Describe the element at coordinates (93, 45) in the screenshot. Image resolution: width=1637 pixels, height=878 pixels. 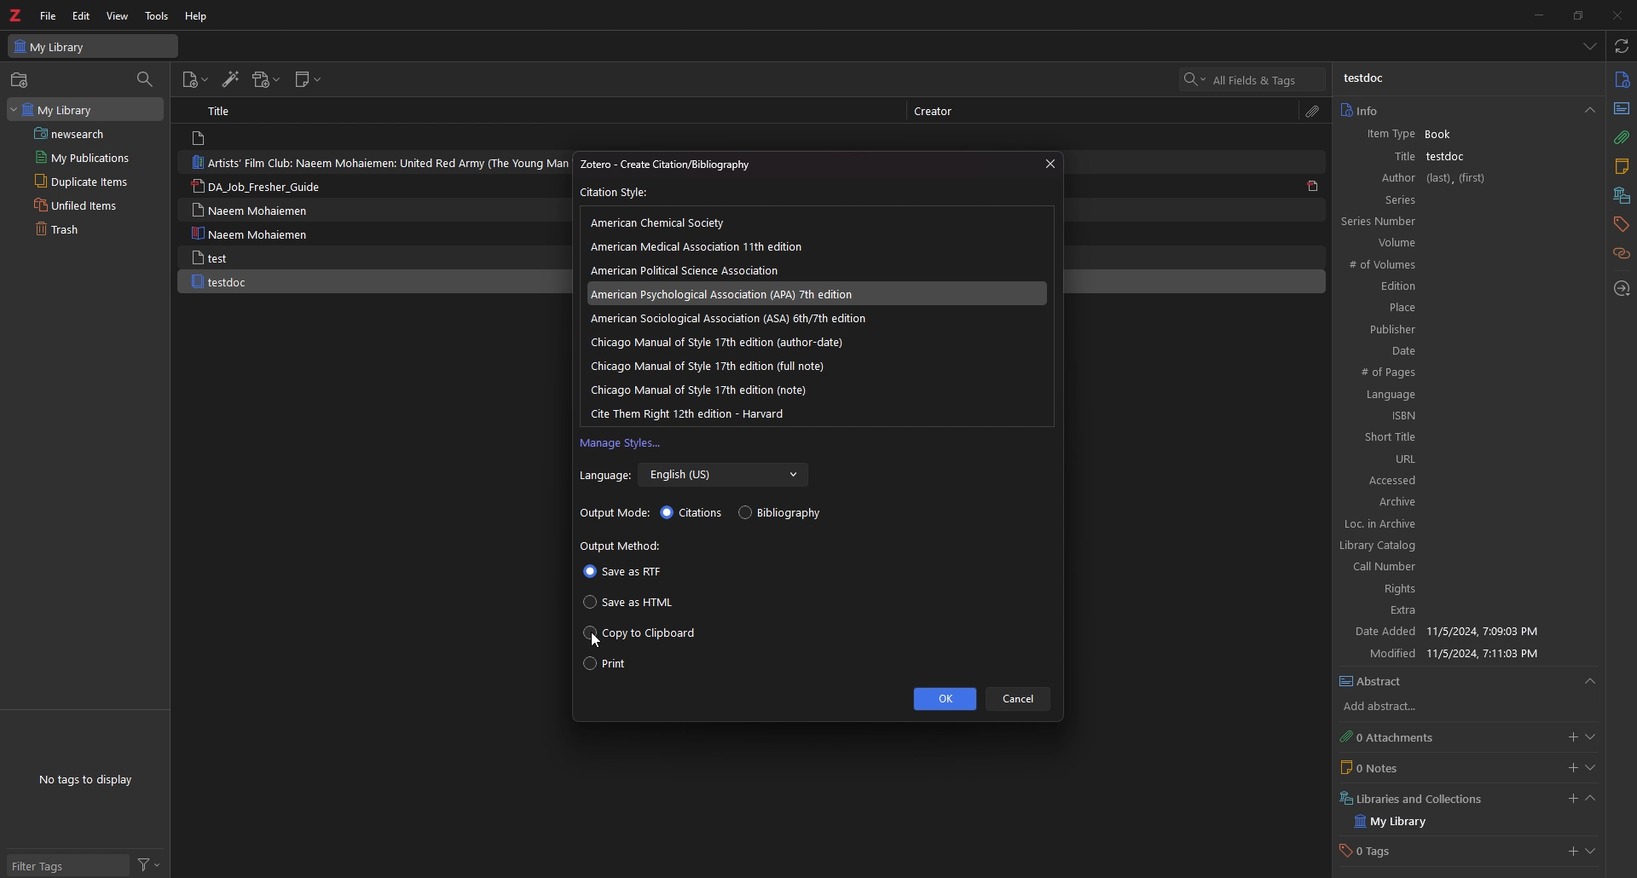
I see `My Library` at that location.